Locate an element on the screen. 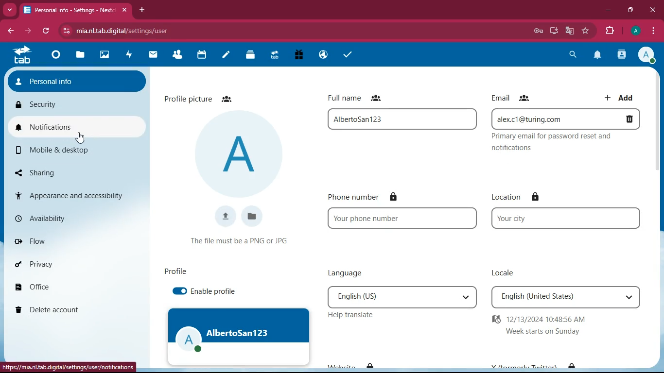 This screenshot has width=664, height=373. upload is located at coordinates (227, 216).